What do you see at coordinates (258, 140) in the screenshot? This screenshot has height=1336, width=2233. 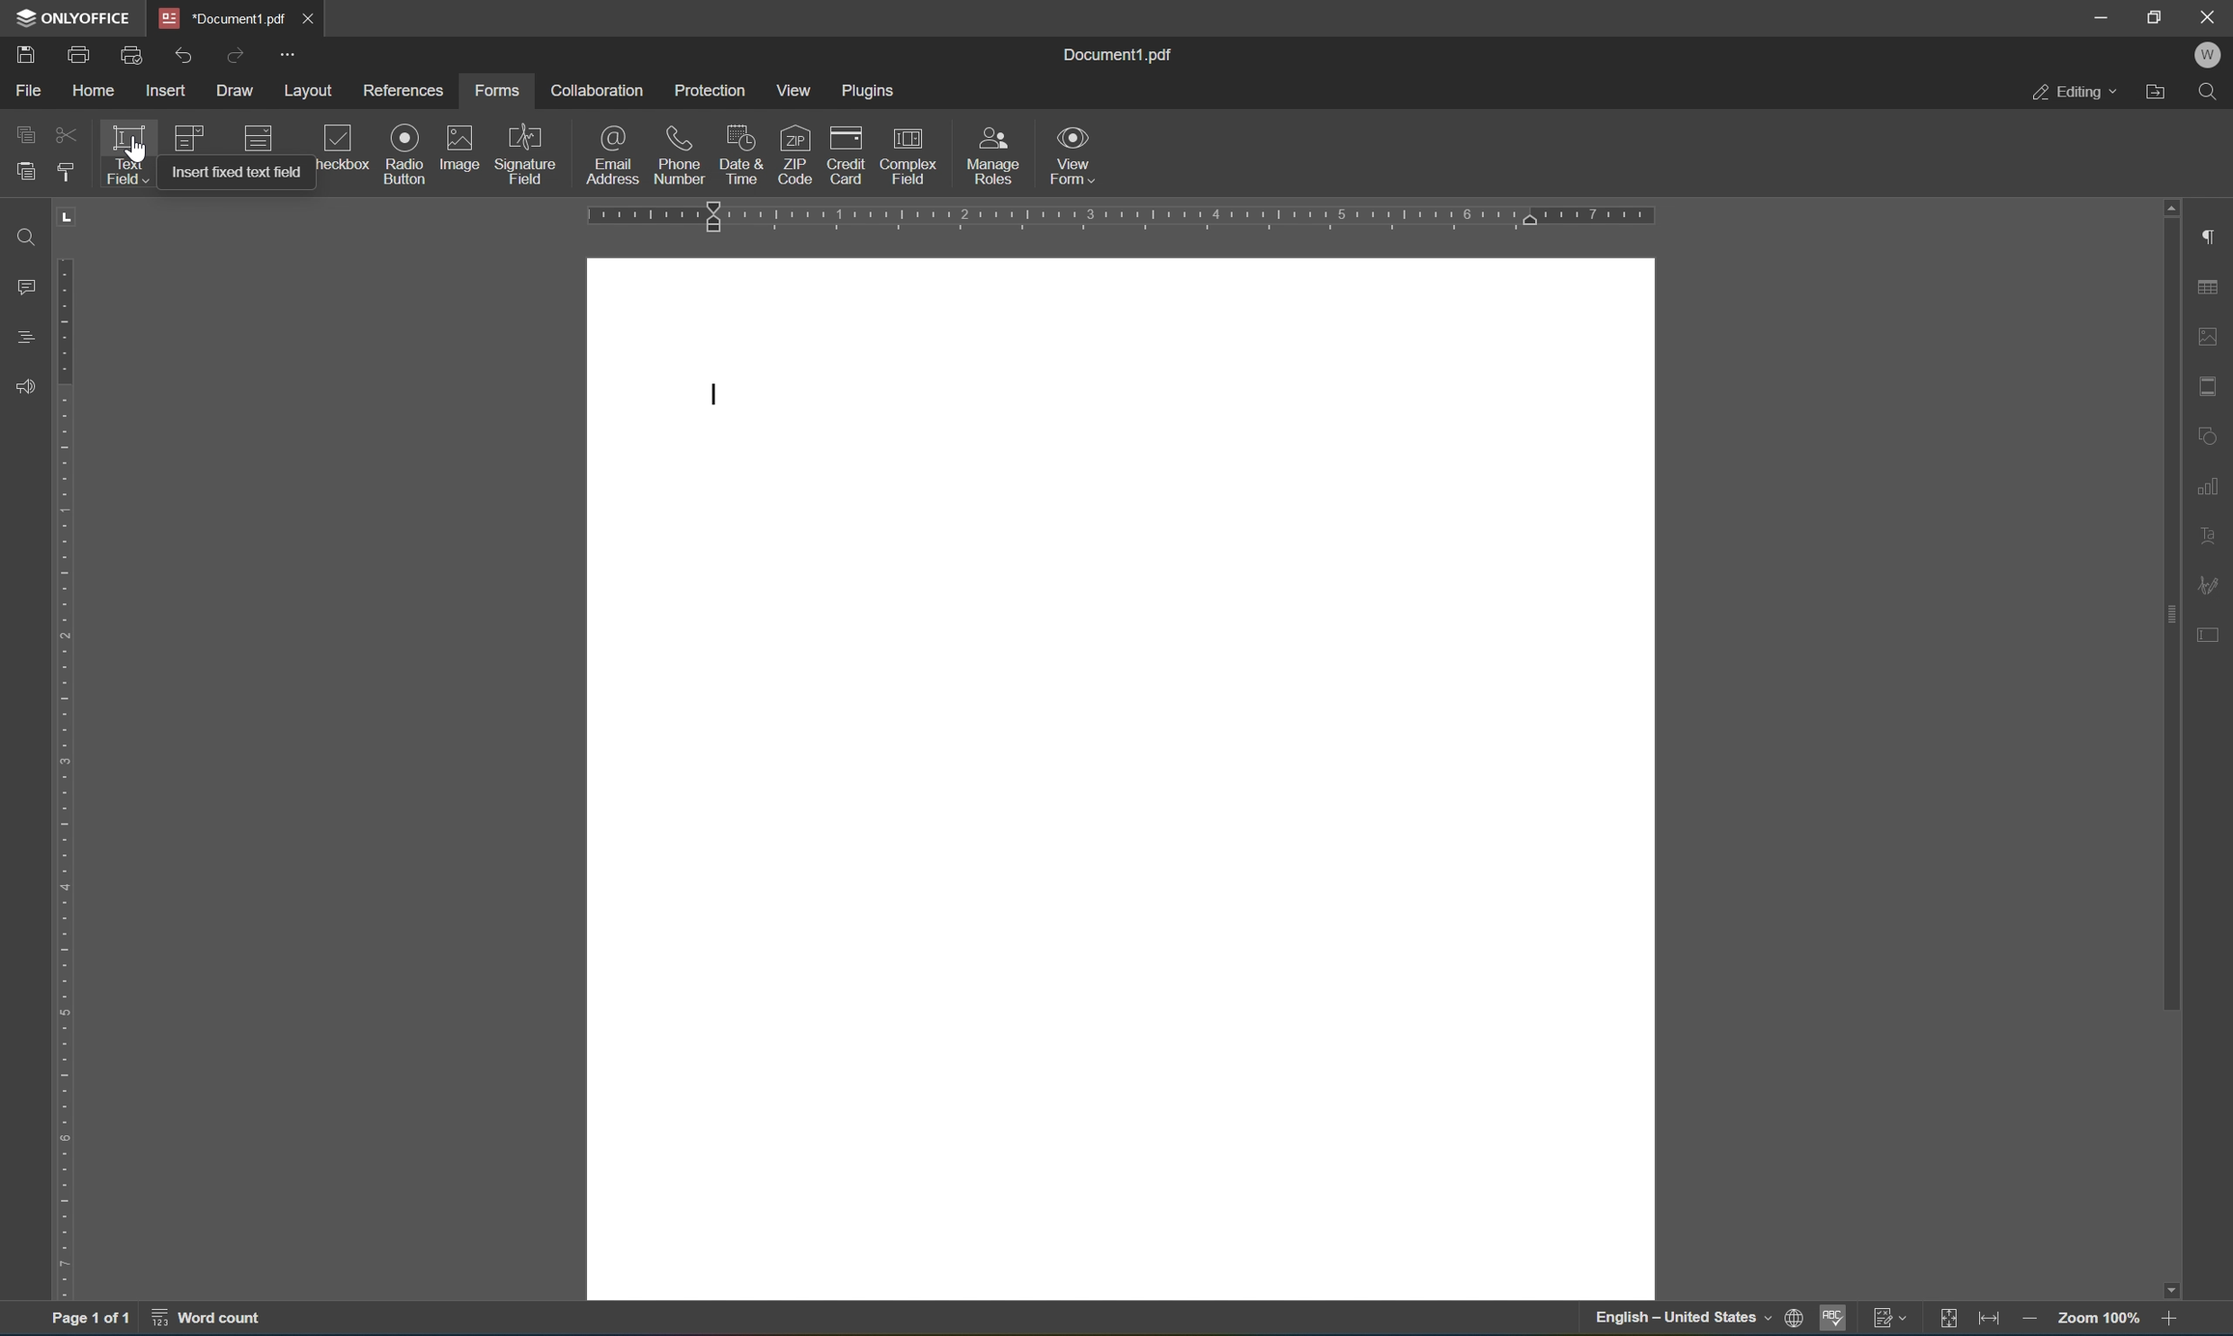 I see `icon` at bounding box center [258, 140].